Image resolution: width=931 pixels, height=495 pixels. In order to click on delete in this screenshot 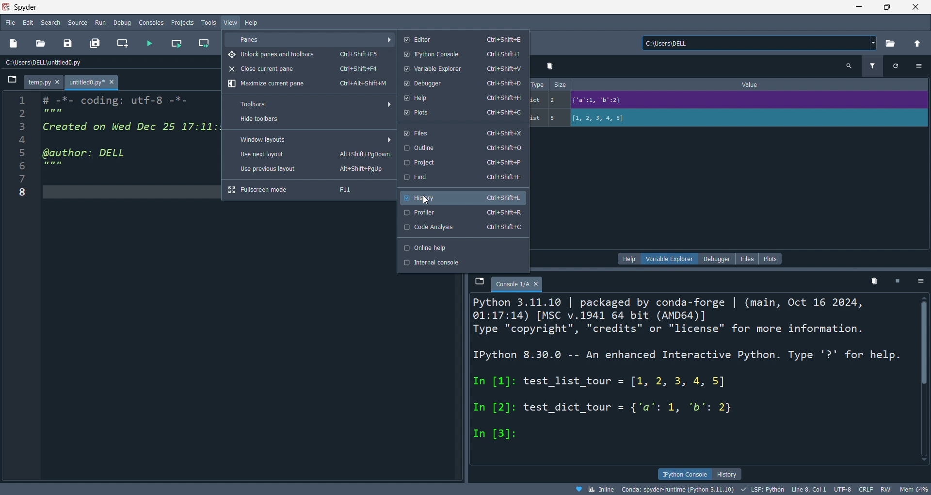, I will do `click(551, 66)`.